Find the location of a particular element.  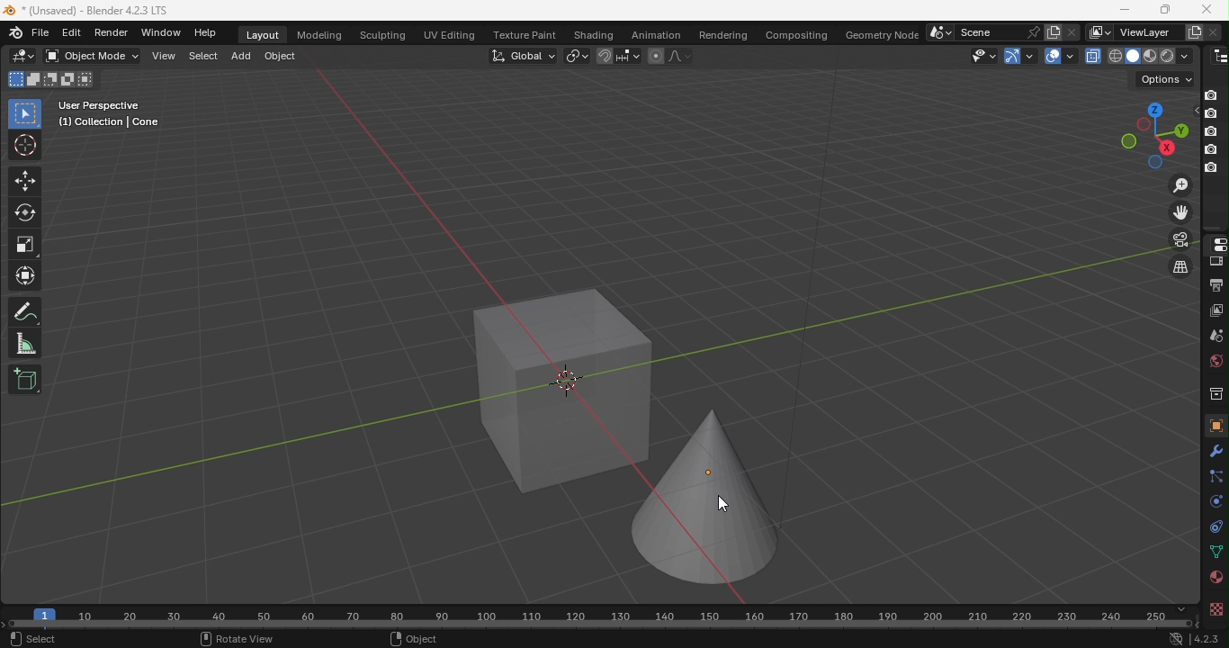

Rotate view is located at coordinates (235, 639).